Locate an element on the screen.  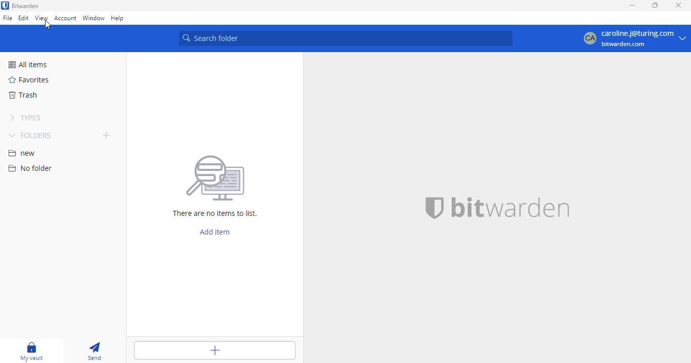
minimize is located at coordinates (633, 5).